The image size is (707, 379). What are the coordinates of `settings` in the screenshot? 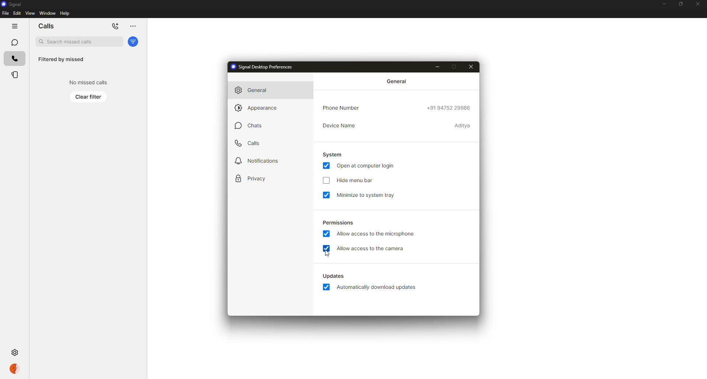 It's located at (16, 353).